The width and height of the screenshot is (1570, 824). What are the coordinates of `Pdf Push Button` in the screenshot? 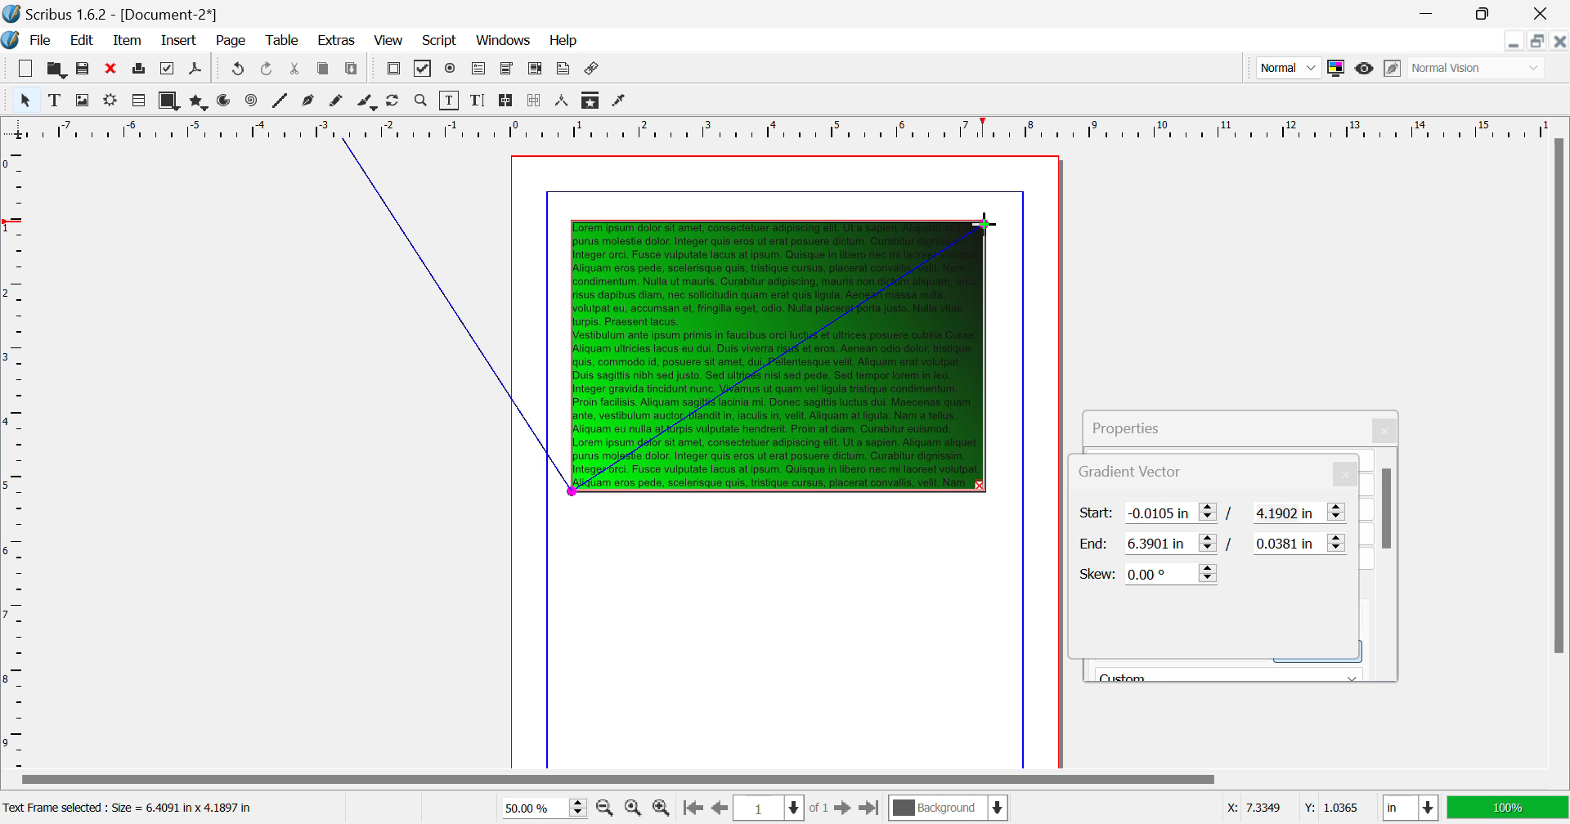 It's located at (393, 70).